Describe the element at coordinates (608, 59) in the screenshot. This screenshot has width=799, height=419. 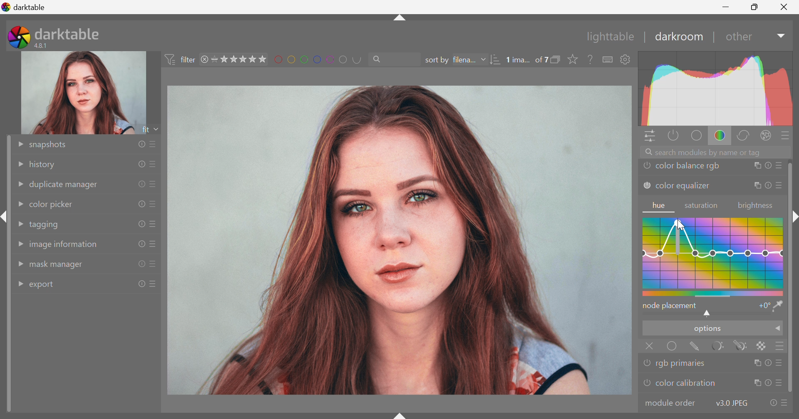
I see `define shortcuts` at that location.